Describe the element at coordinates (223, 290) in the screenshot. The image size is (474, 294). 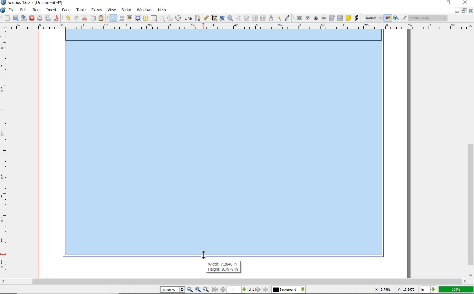
I see `go to previous page` at that location.